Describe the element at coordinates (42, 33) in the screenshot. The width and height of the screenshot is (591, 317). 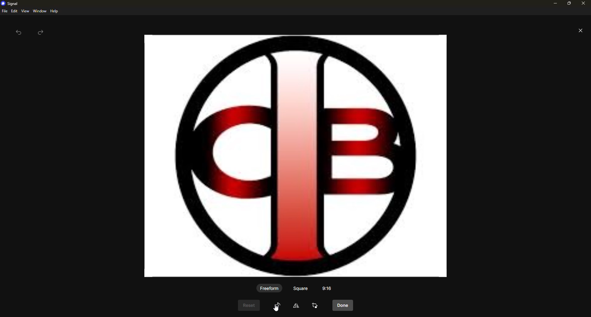
I see `forward` at that location.